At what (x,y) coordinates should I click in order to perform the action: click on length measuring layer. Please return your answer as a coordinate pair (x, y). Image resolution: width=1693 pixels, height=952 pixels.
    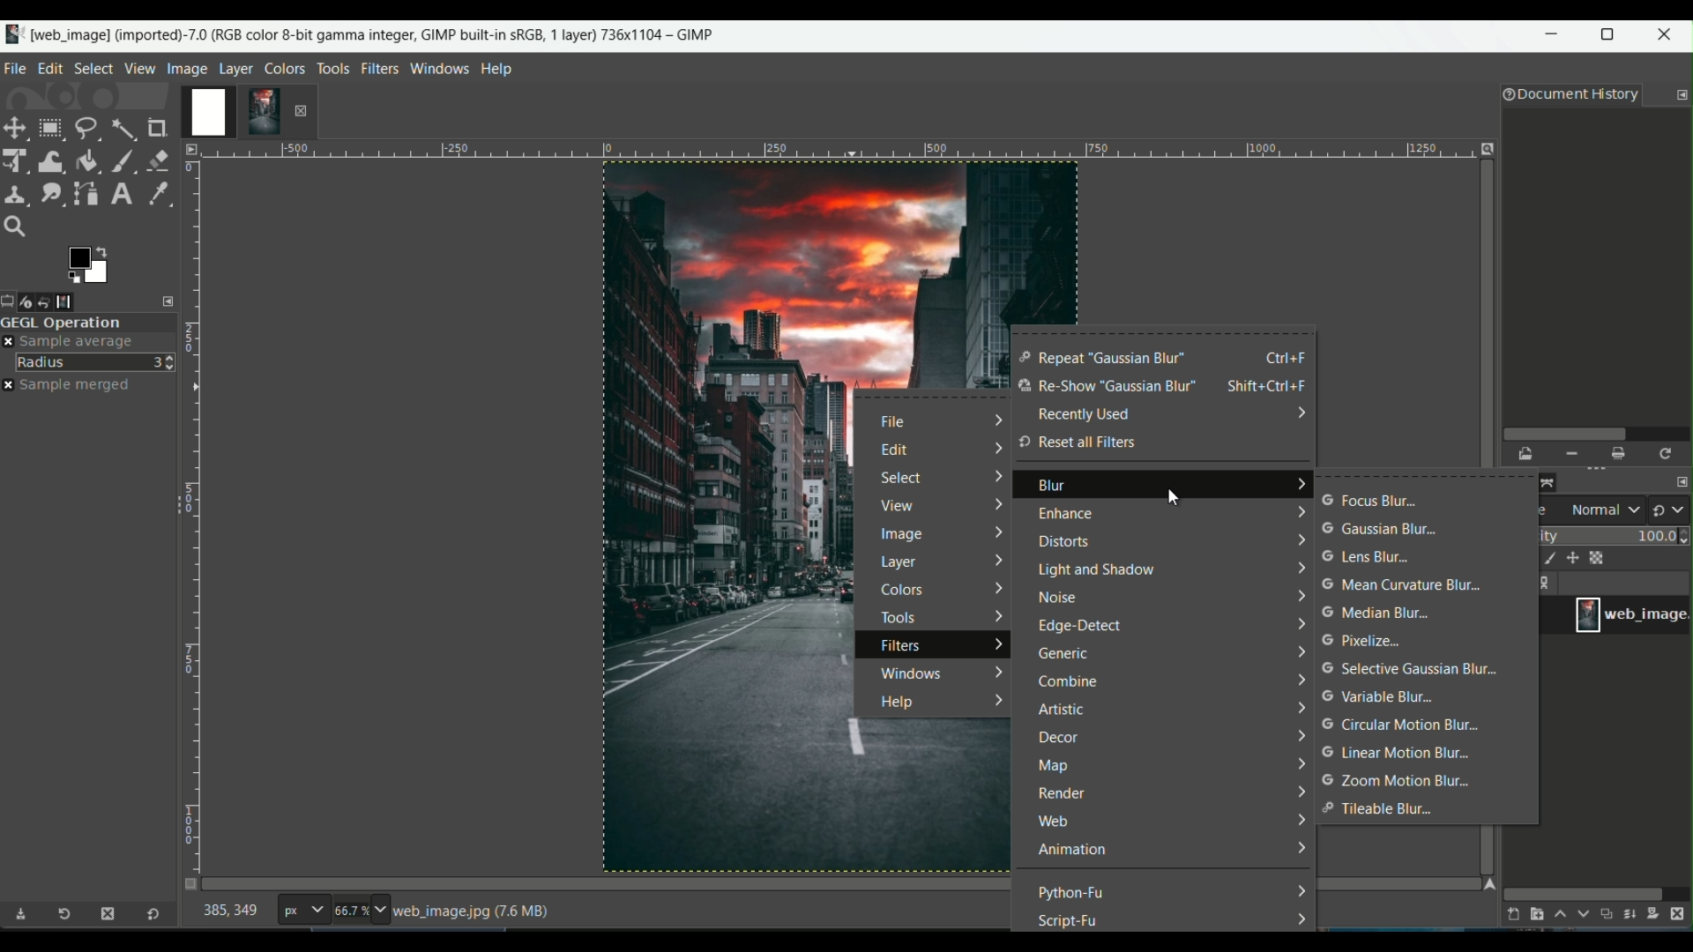
    Looking at the image, I should click on (191, 505).